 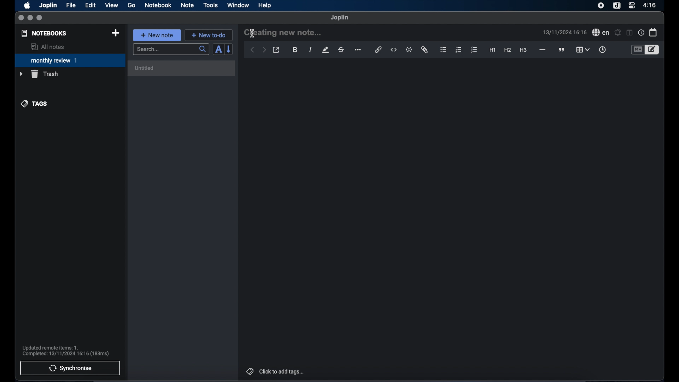 What do you see at coordinates (311, 50) in the screenshot?
I see `italic` at bounding box center [311, 50].